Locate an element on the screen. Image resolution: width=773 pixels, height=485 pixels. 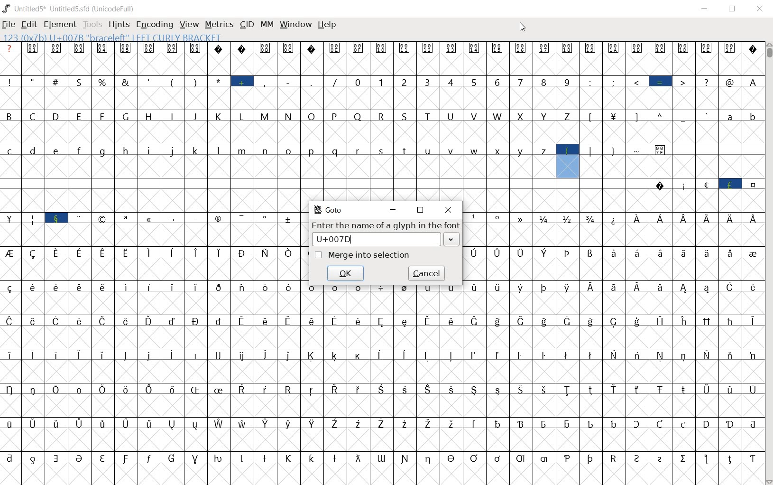
WINDOW is located at coordinates (296, 24).